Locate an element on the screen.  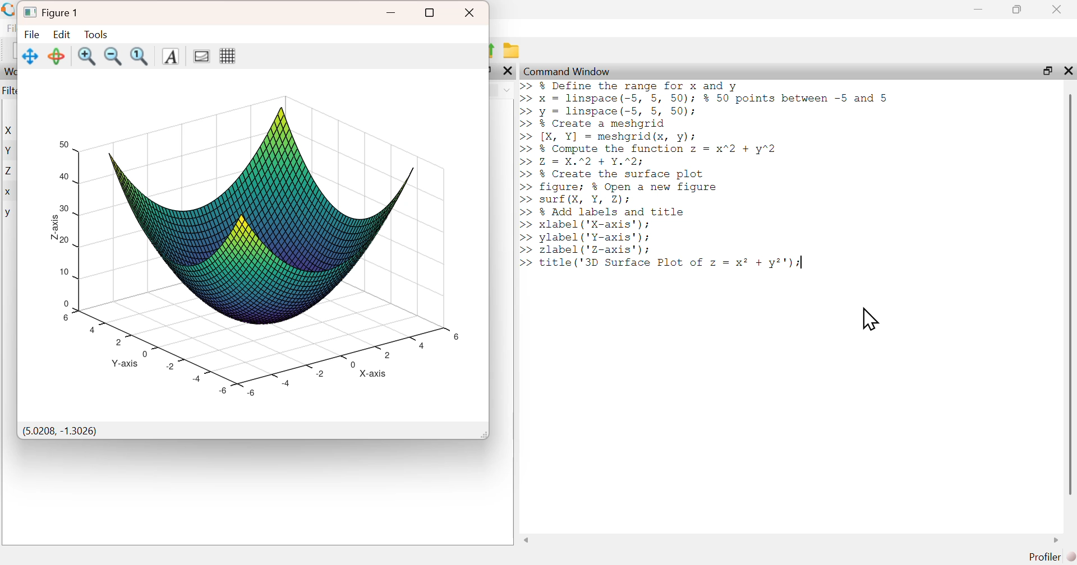
close is located at coordinates (1067, 70).